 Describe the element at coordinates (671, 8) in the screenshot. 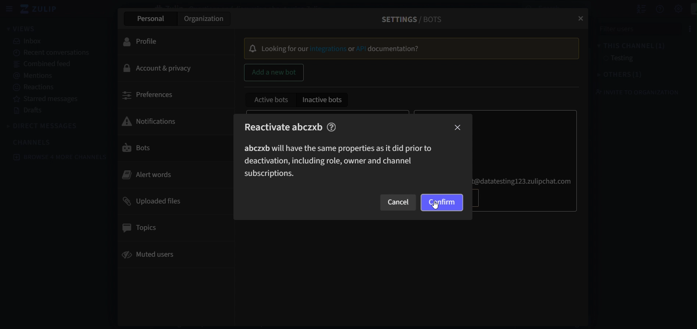

I see `settings` at that location.